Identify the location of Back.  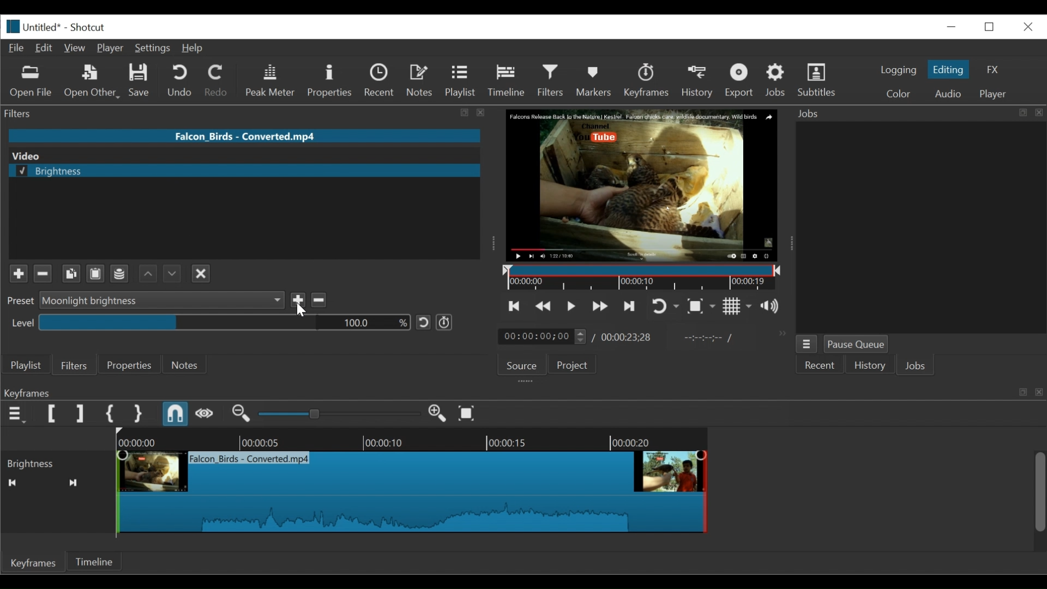
(11, 483).